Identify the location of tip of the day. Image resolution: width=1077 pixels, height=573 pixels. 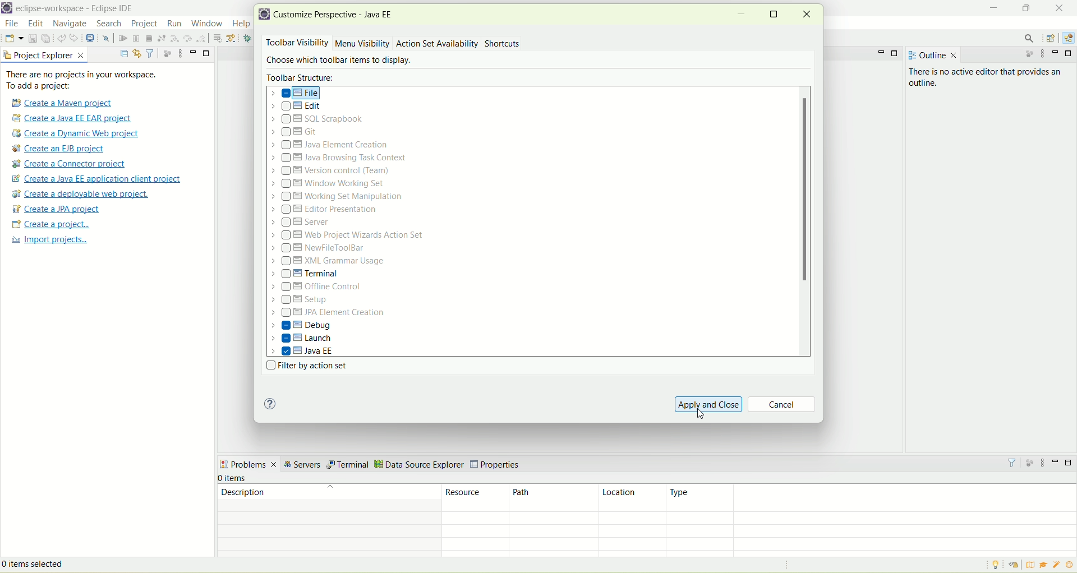
(994, 565).